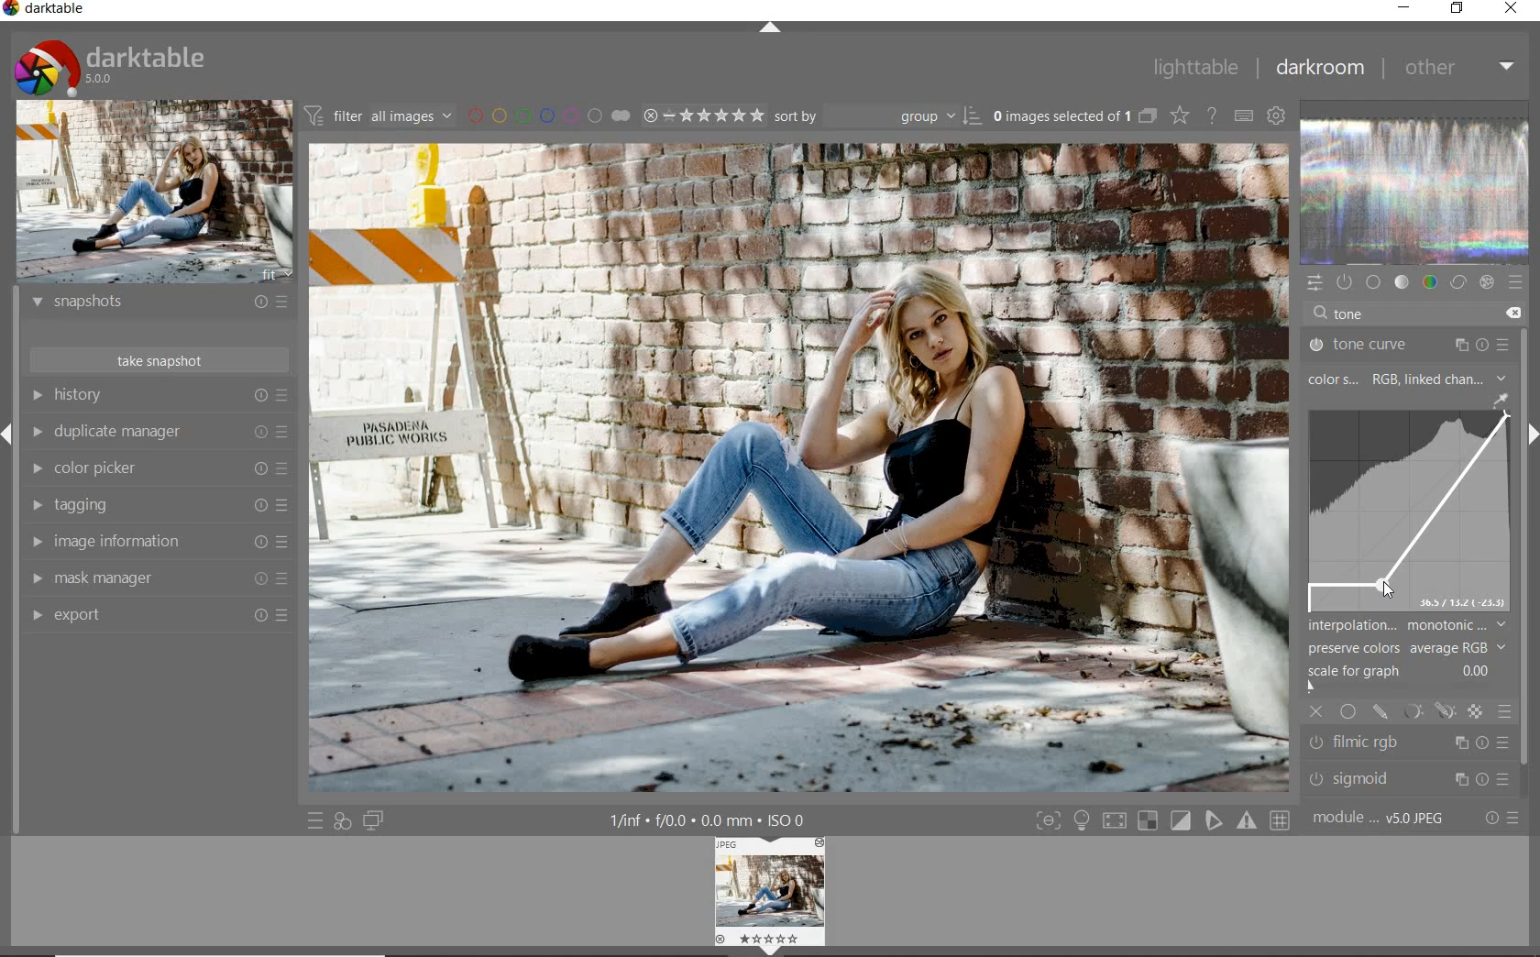 The width and height of the screenshot is (1540, 957). Describe the element at coordinates (1458, 69) in the screenshot. I see `other` at that location.